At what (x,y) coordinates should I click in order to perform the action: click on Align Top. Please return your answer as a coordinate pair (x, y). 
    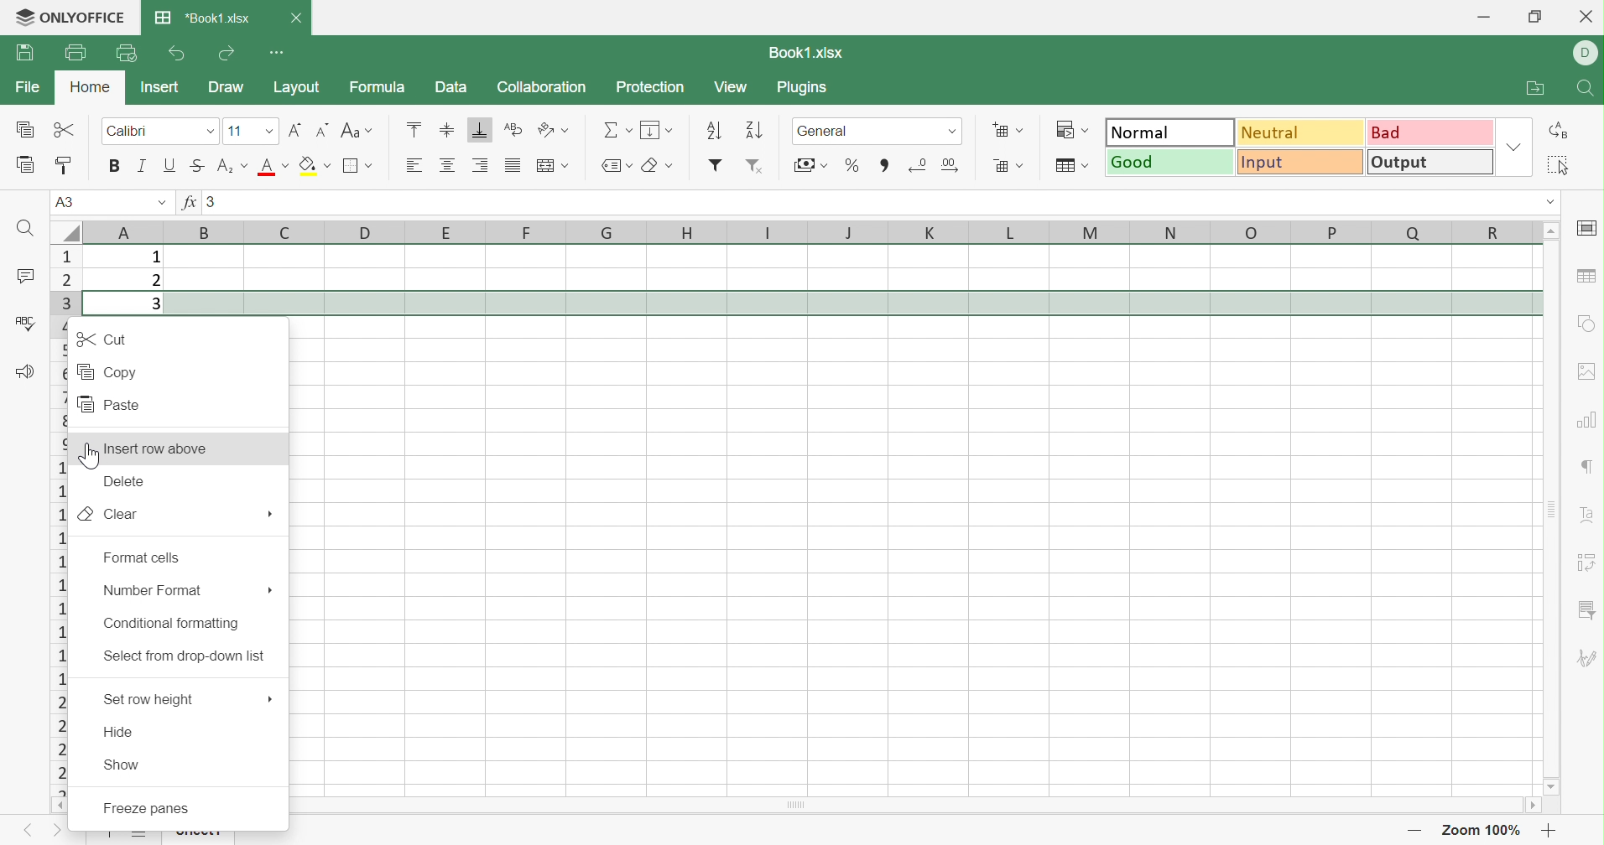
    Looking at the image, I should click on (412, 129).